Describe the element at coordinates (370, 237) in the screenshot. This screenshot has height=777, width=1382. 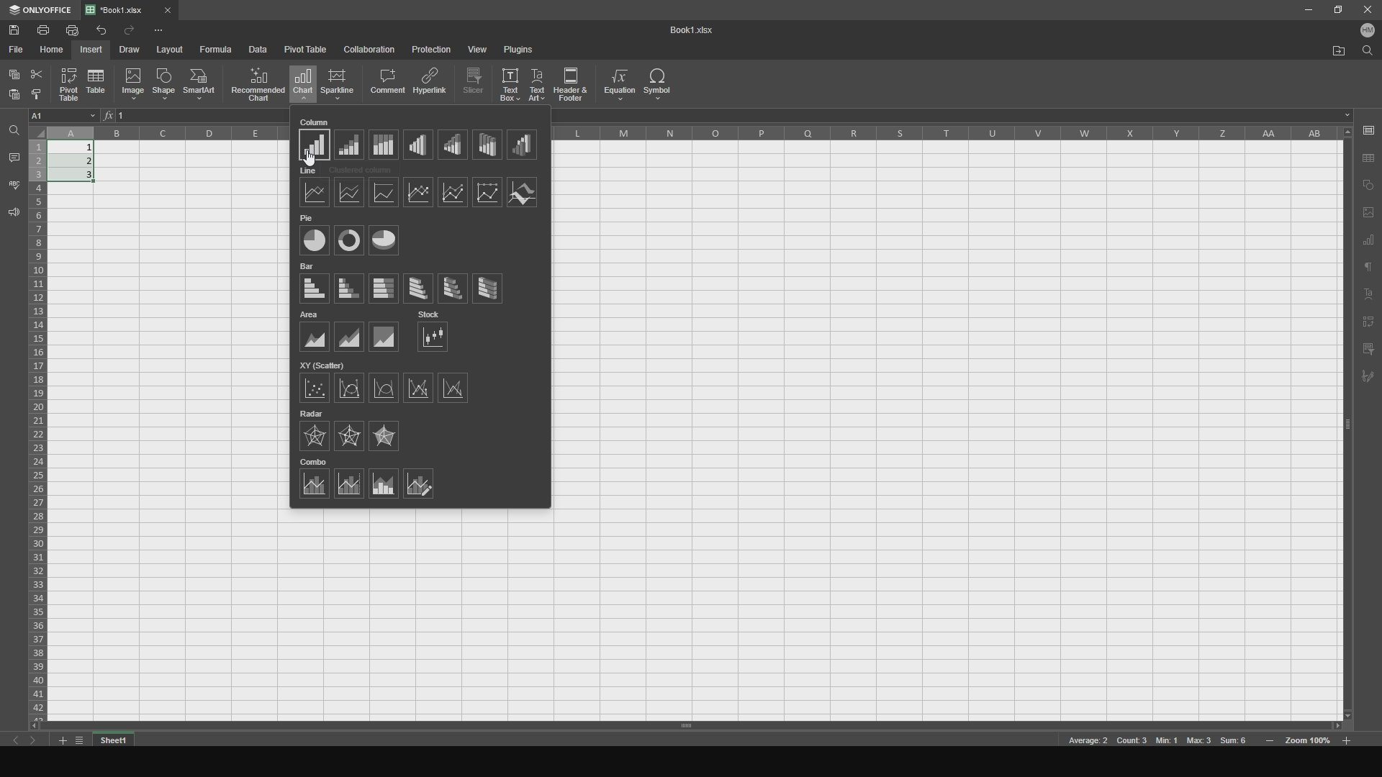
I see `pies` at that location.